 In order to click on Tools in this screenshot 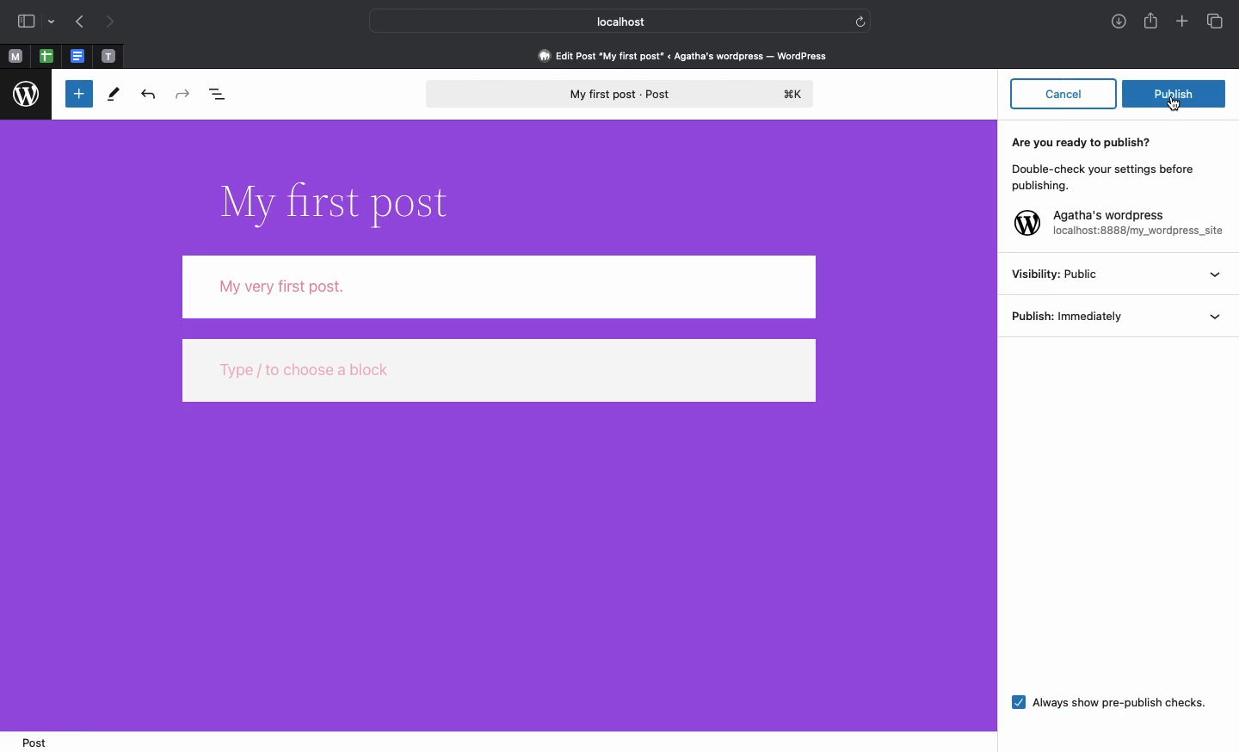, I will do `click(115, 95)`.